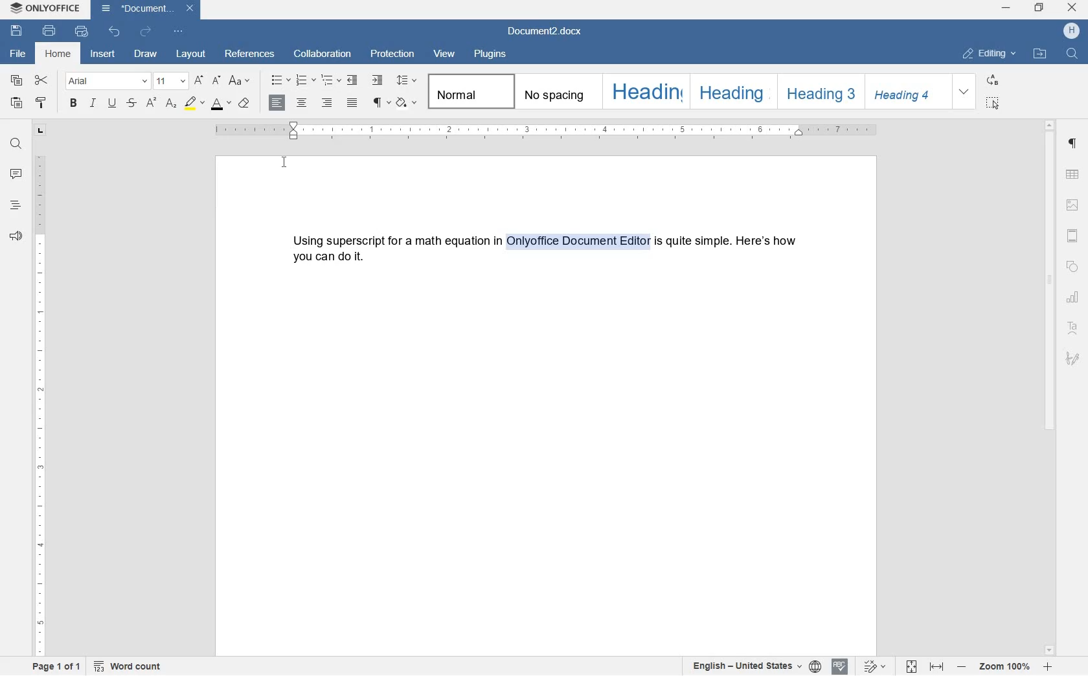 The width and height of the screenshot is (1088, 676). What do you see at coordinates (539, 245) in the screenshot?
I see `Using superscript for a math equation in onlyoffice document editor is quite simple. Here's how you can do it` at bounding box center [539, 245].